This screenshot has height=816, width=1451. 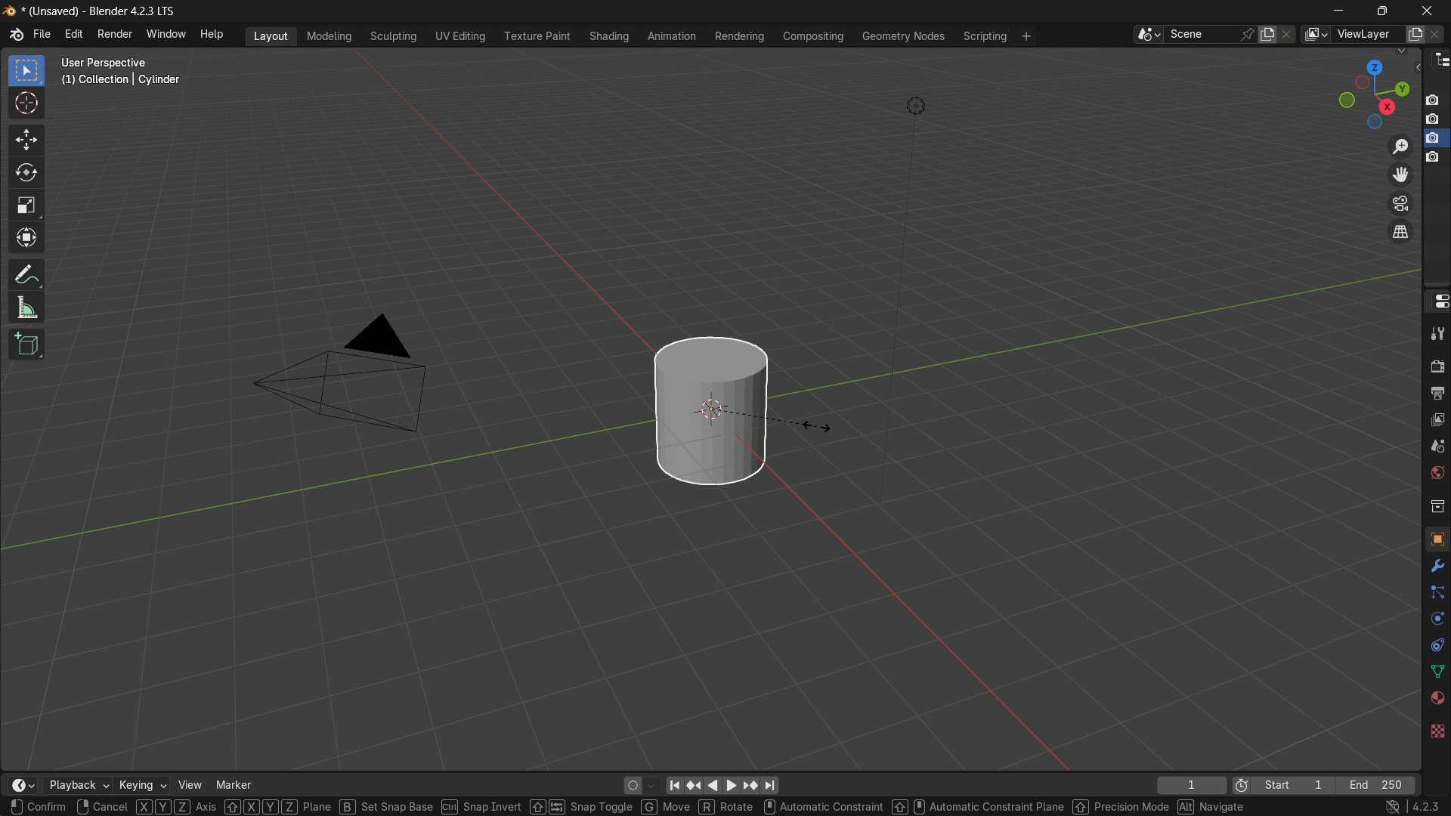 What do you see at coordinates (26, 309) in the screenshot?
I see `measure` at bounding box center [26, 309].